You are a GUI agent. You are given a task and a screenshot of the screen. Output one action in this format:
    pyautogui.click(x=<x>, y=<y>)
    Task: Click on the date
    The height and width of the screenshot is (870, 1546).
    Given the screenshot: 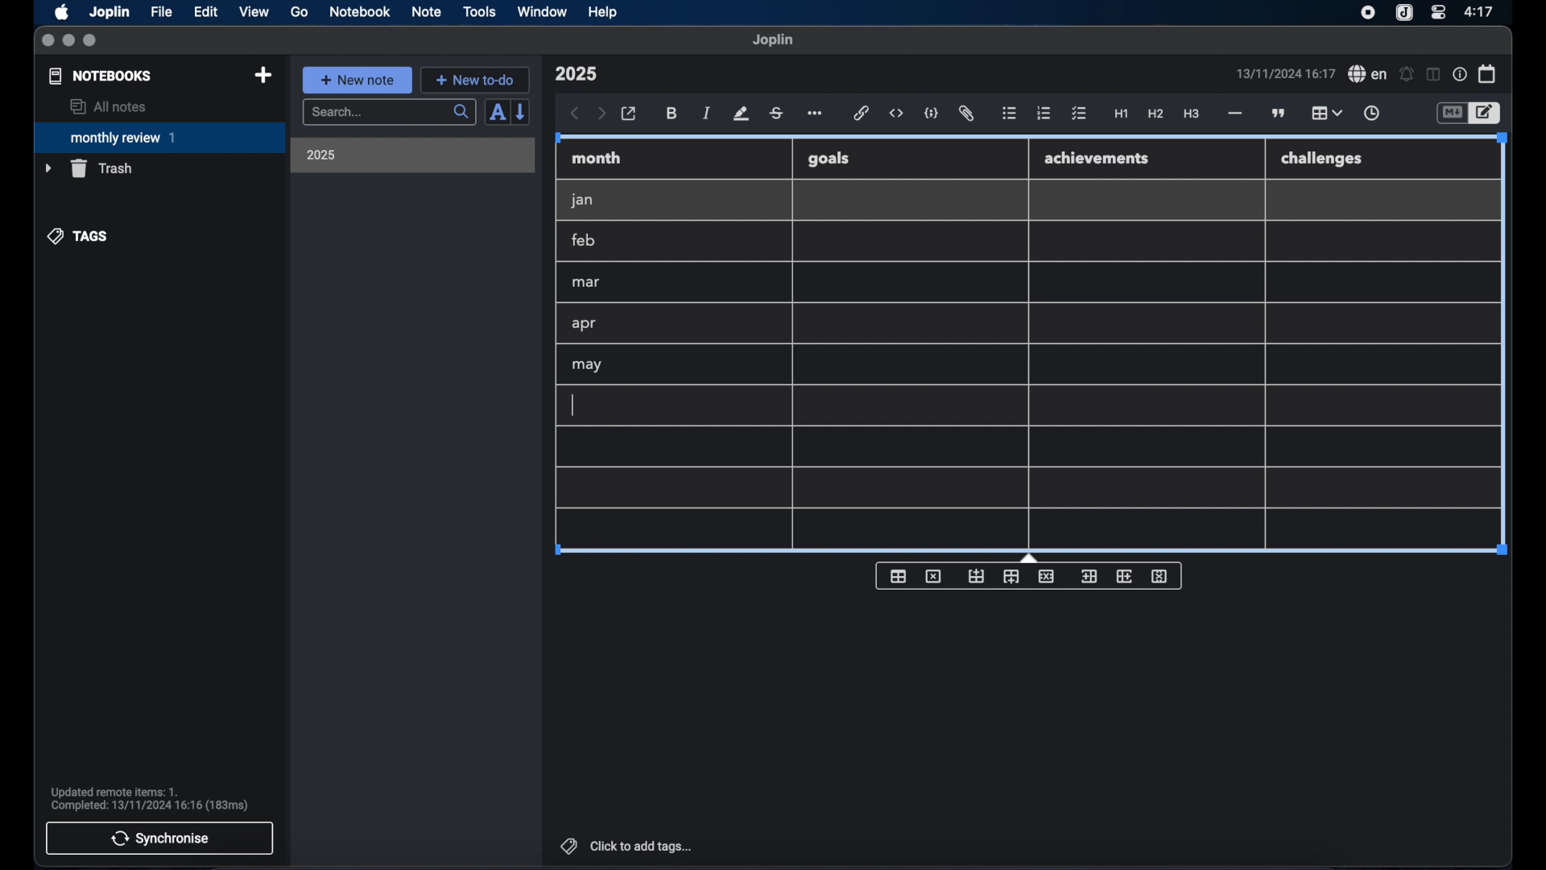 What is the action you would take?
    pyautogui.click(x=1285, y=73)
    